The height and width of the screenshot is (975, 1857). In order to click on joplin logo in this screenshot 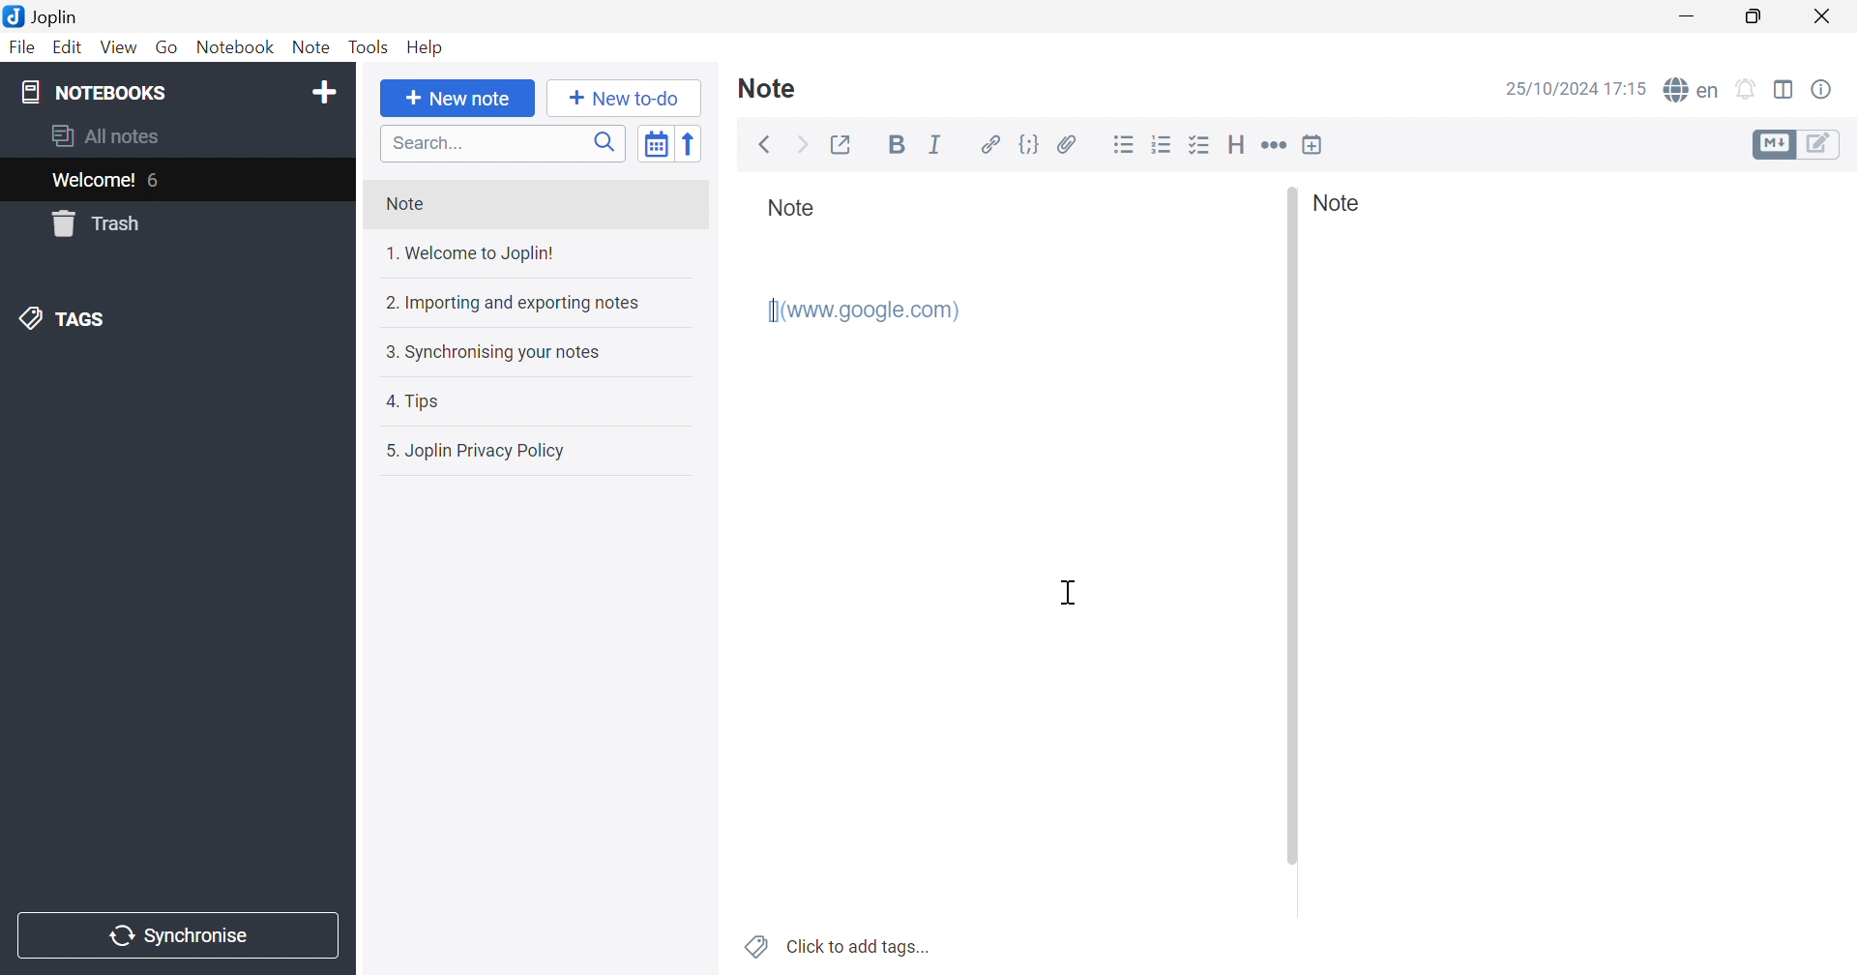, I will do `click(13, 15)`.